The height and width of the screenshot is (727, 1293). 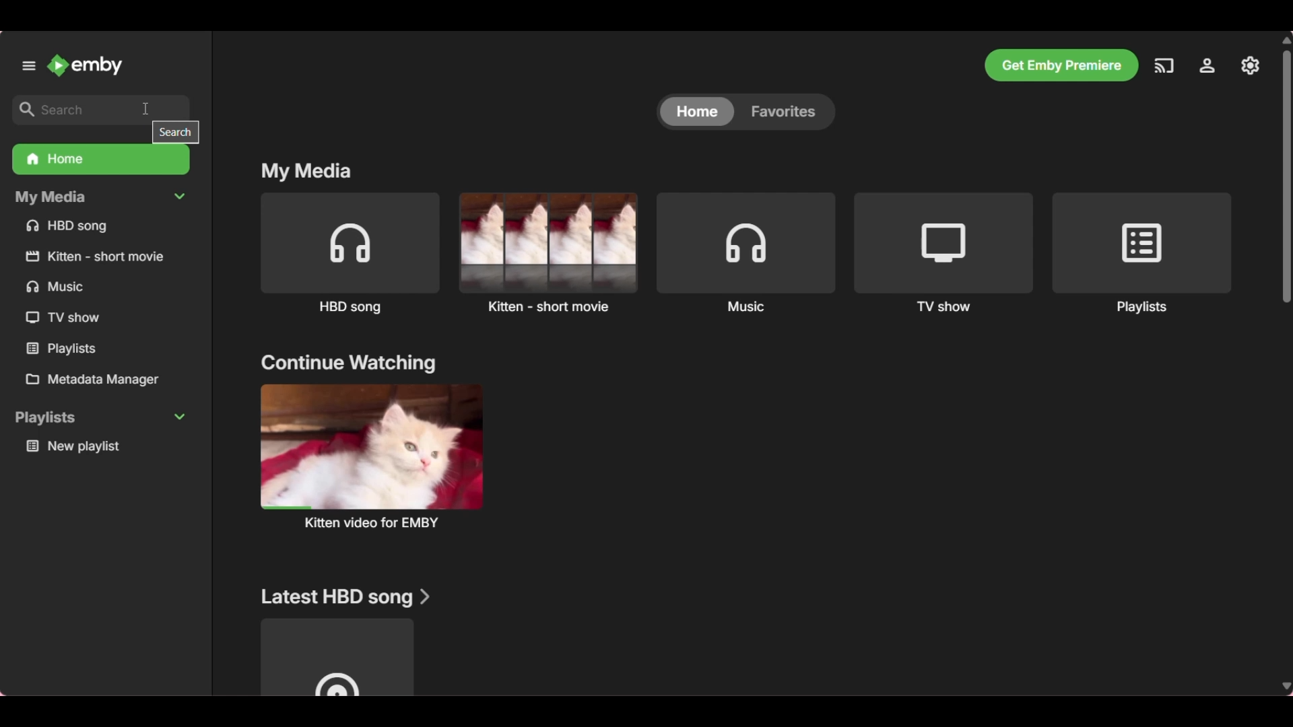 What do you see at coordinates (61, 287) in the screenshot?
I see ` Music` at bounding box center [61, 287].